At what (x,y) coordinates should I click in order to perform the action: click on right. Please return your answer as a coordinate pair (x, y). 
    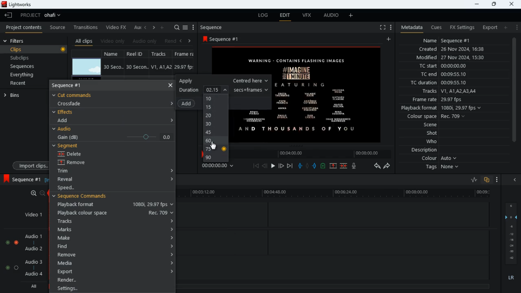
    Looking at the image, I should click on (190, 41).